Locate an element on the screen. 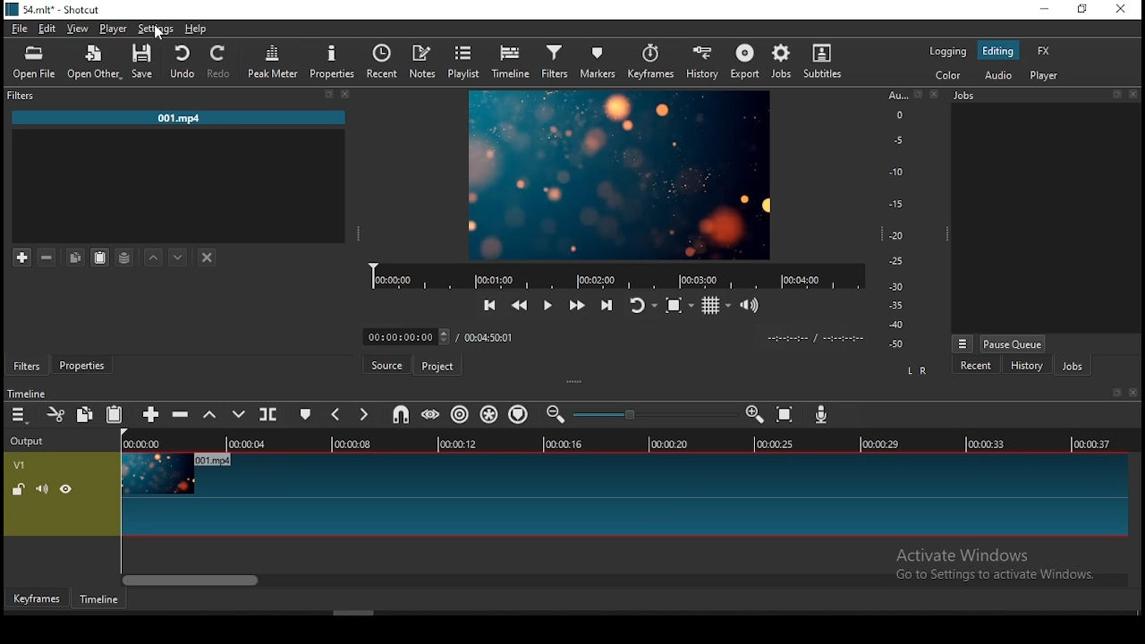 Image resolution: width=1145 pixels, height=644 pixels. 00:00:20 is located at coordinates (667, 443).